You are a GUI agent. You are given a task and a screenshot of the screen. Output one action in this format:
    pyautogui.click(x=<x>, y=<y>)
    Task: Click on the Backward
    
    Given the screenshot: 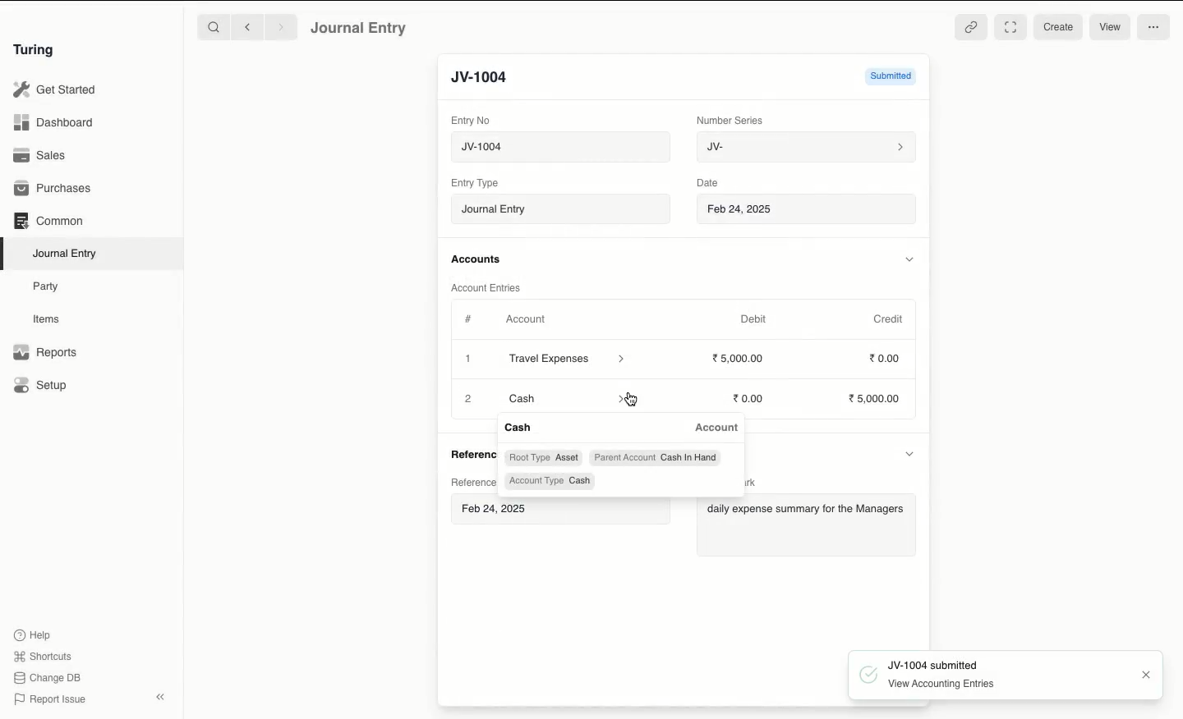 What is the action you would take?
    pyautogui.click(x=247, y=26)
    